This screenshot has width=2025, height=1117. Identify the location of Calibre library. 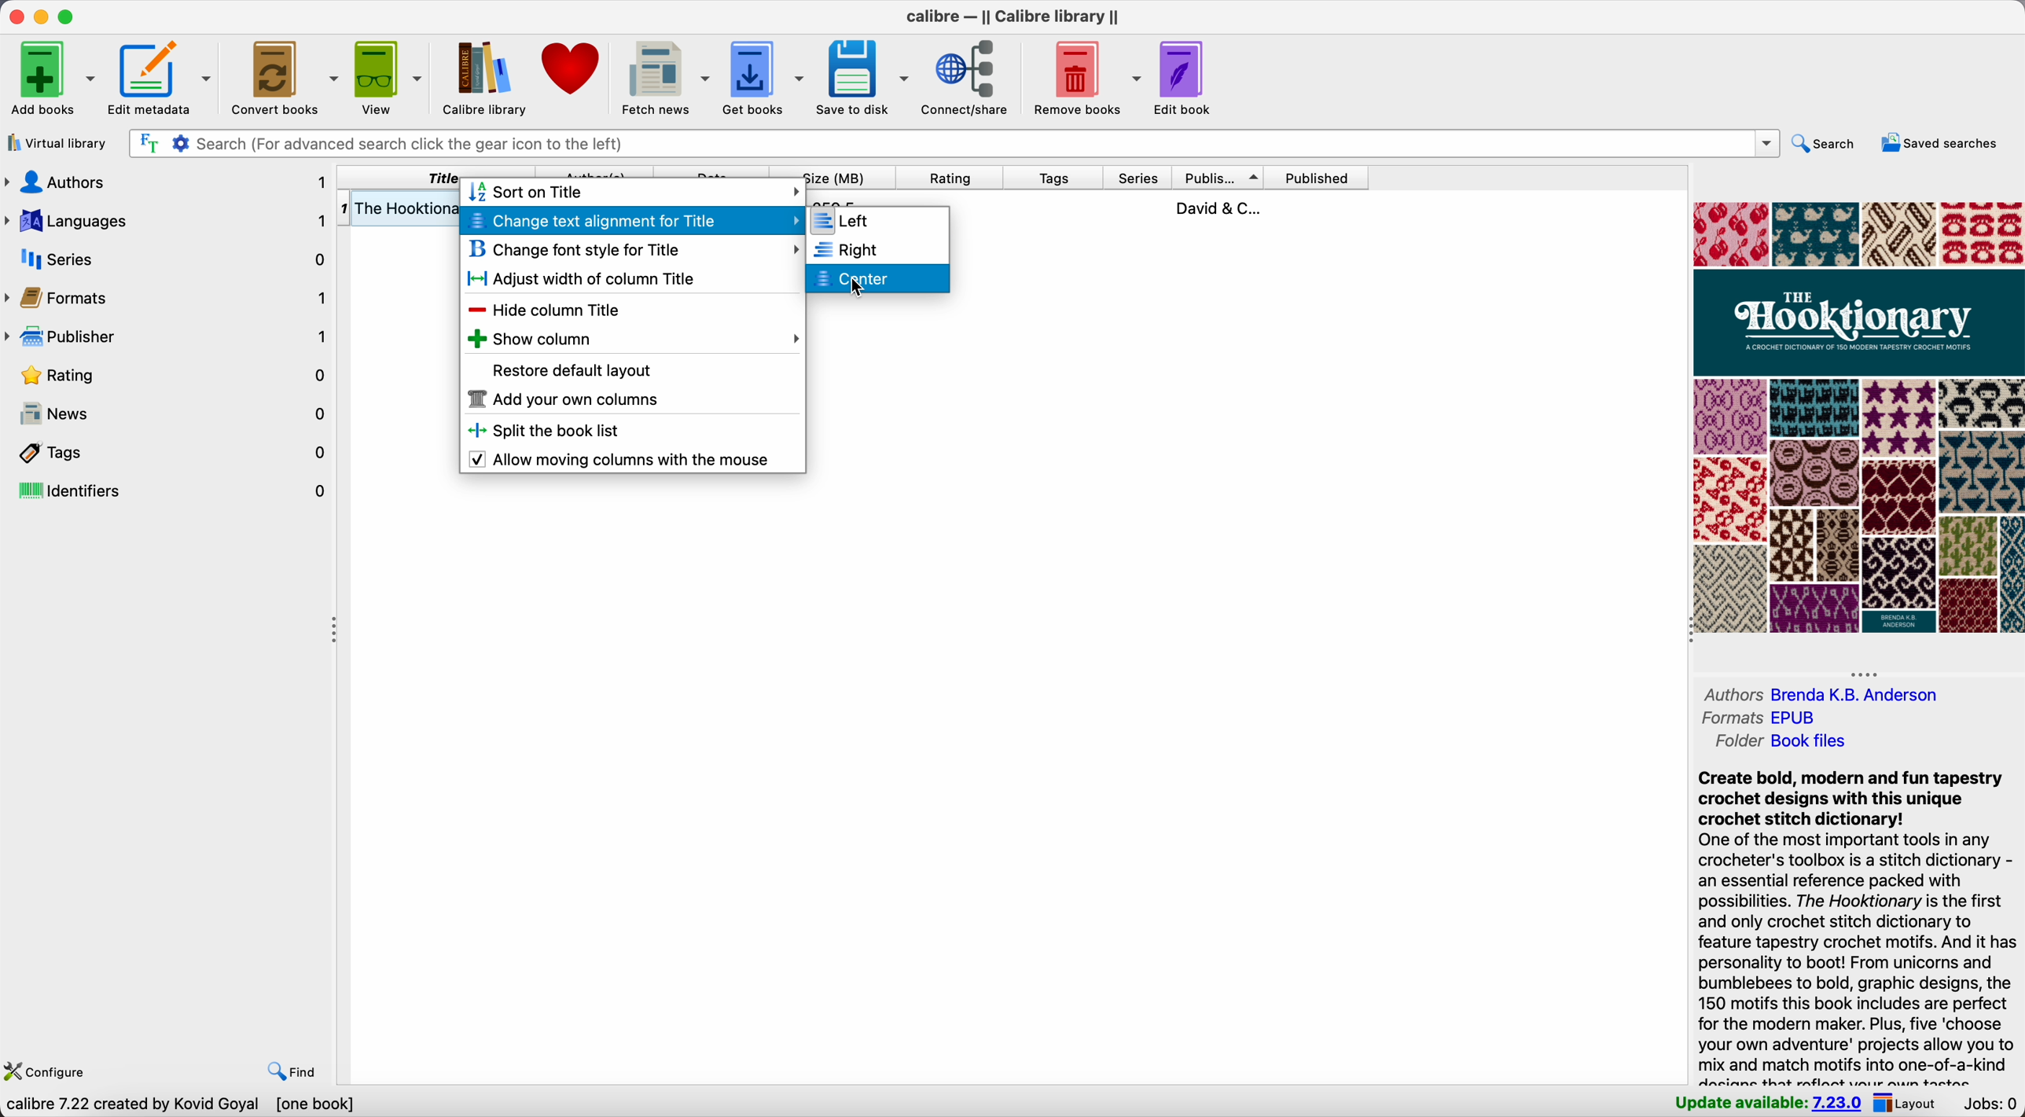
(481, 76).